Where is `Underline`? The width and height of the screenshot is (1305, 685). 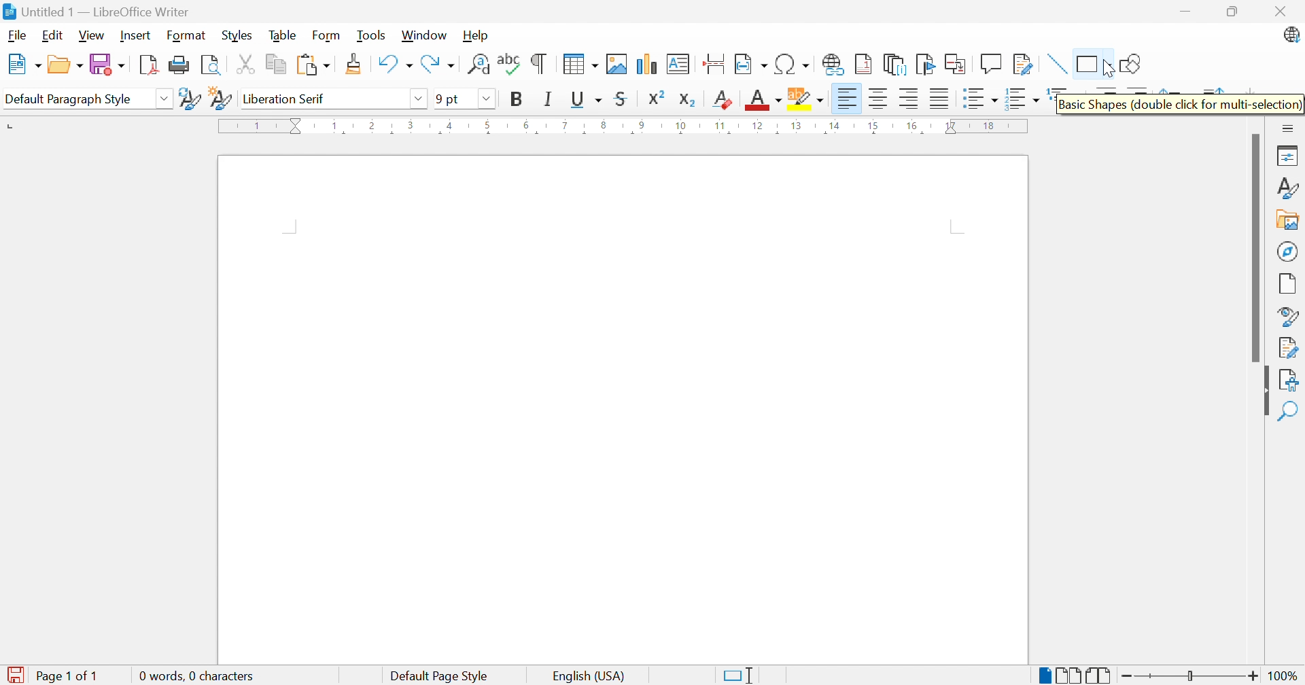 Underline is located at coordinates (586, 100).